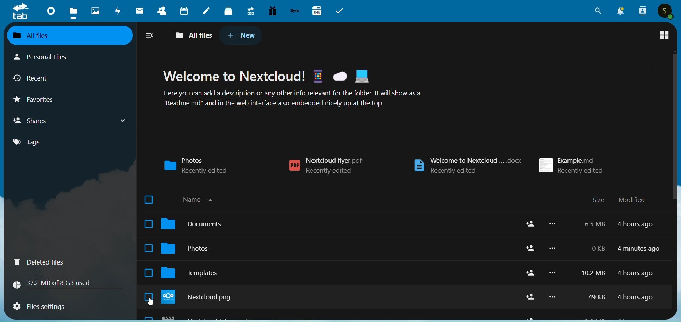  Describe the element at coordinates (140, 11) in the screenshot. I see `mail` at that location.